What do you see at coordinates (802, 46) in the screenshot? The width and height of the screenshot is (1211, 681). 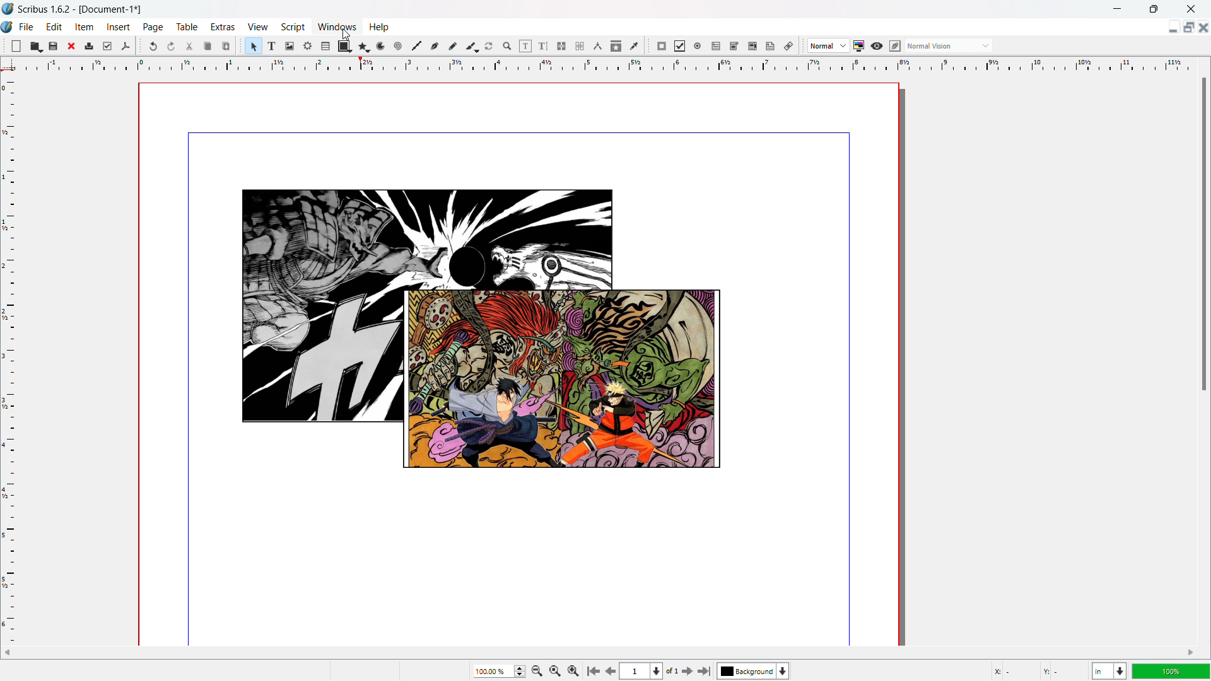 I see `move toolbox` at bounding box center [802, 46].